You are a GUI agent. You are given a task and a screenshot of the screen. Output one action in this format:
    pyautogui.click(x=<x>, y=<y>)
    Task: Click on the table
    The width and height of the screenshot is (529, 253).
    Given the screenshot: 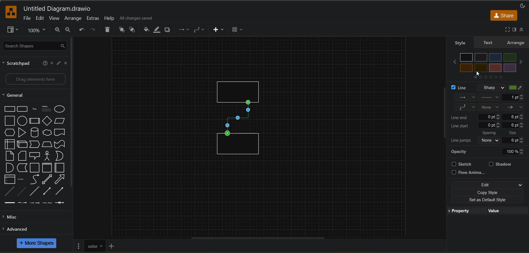 What is the action you would take?
    pyautogui.click(x=239, y=30)
    